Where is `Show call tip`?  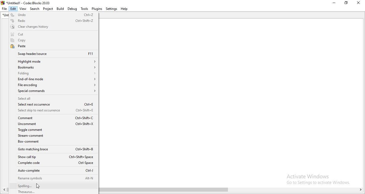 Show call tip is located at coordinates (54, 156).